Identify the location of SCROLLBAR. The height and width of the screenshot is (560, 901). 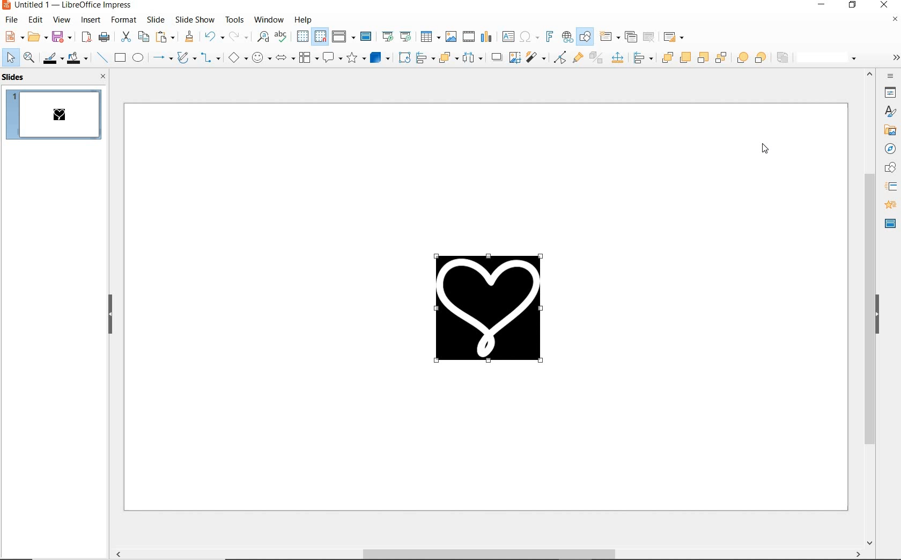
(485, 555).